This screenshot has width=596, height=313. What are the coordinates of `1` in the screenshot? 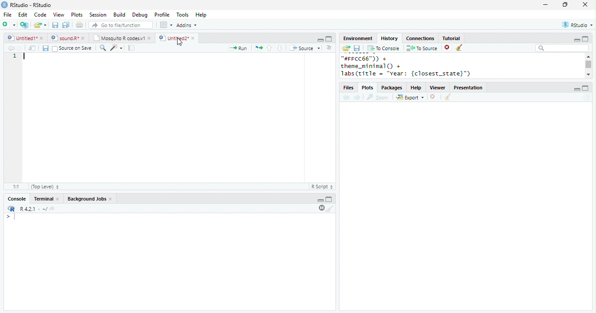 It's located at (15, 56).